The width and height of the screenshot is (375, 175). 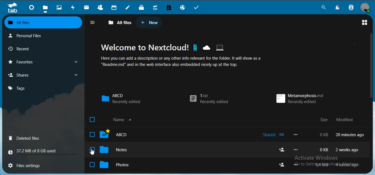 I want to click on more options, so click(x=297, y=149).